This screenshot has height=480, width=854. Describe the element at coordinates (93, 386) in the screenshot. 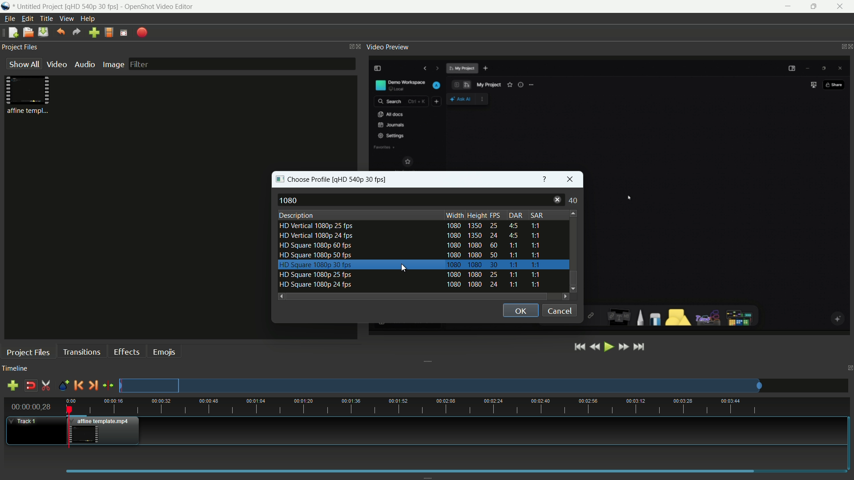

I see `next marker` at that location.